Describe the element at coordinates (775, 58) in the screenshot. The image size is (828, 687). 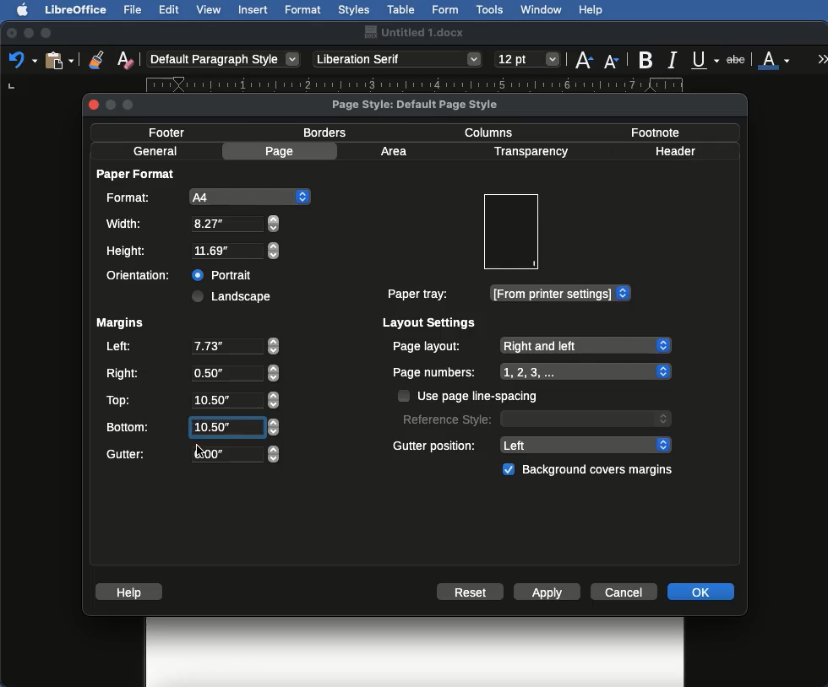
I see `Font color` at that location.